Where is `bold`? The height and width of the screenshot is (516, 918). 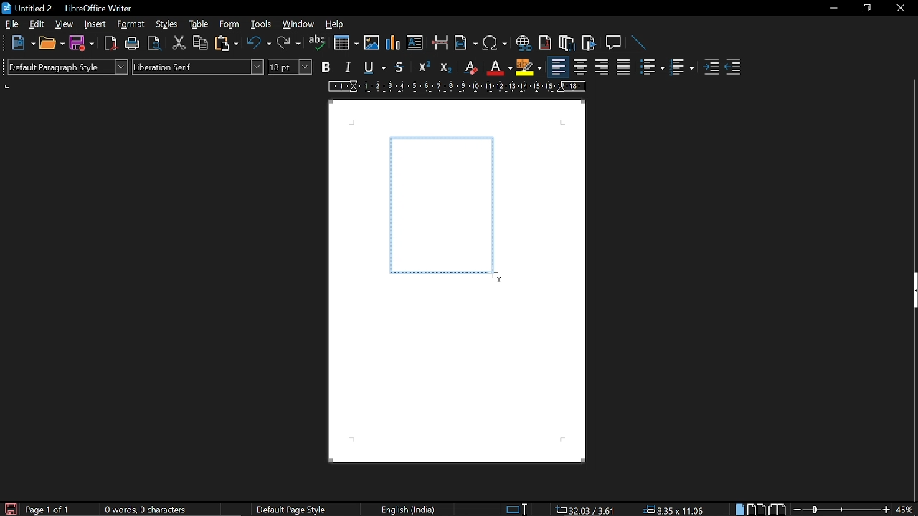 bold is located at coordinates (325, 67).